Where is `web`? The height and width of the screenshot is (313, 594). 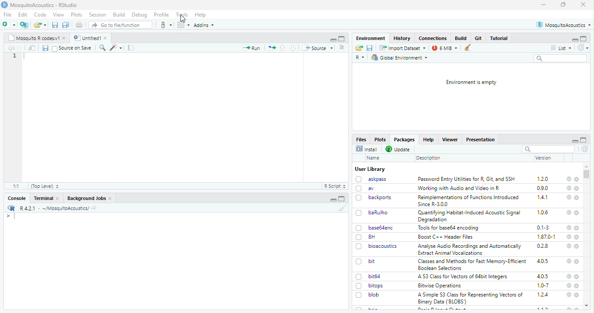
web is located at coordinates (569, 179).